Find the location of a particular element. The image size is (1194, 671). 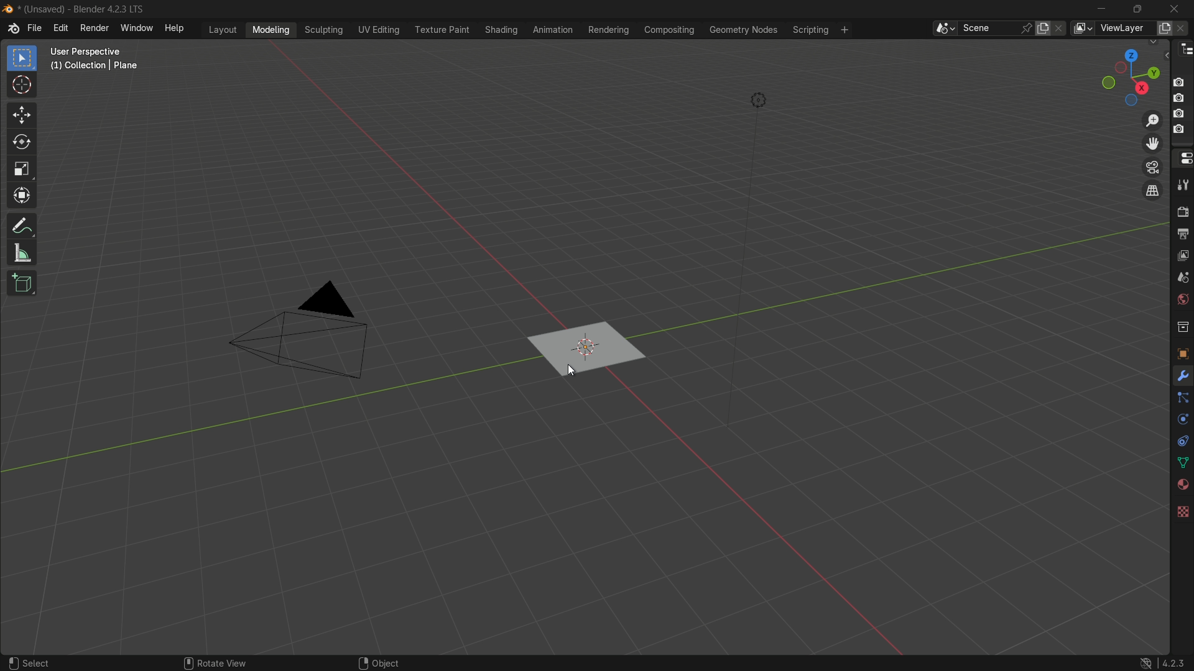

tools is located at coordinates (1182, 186).